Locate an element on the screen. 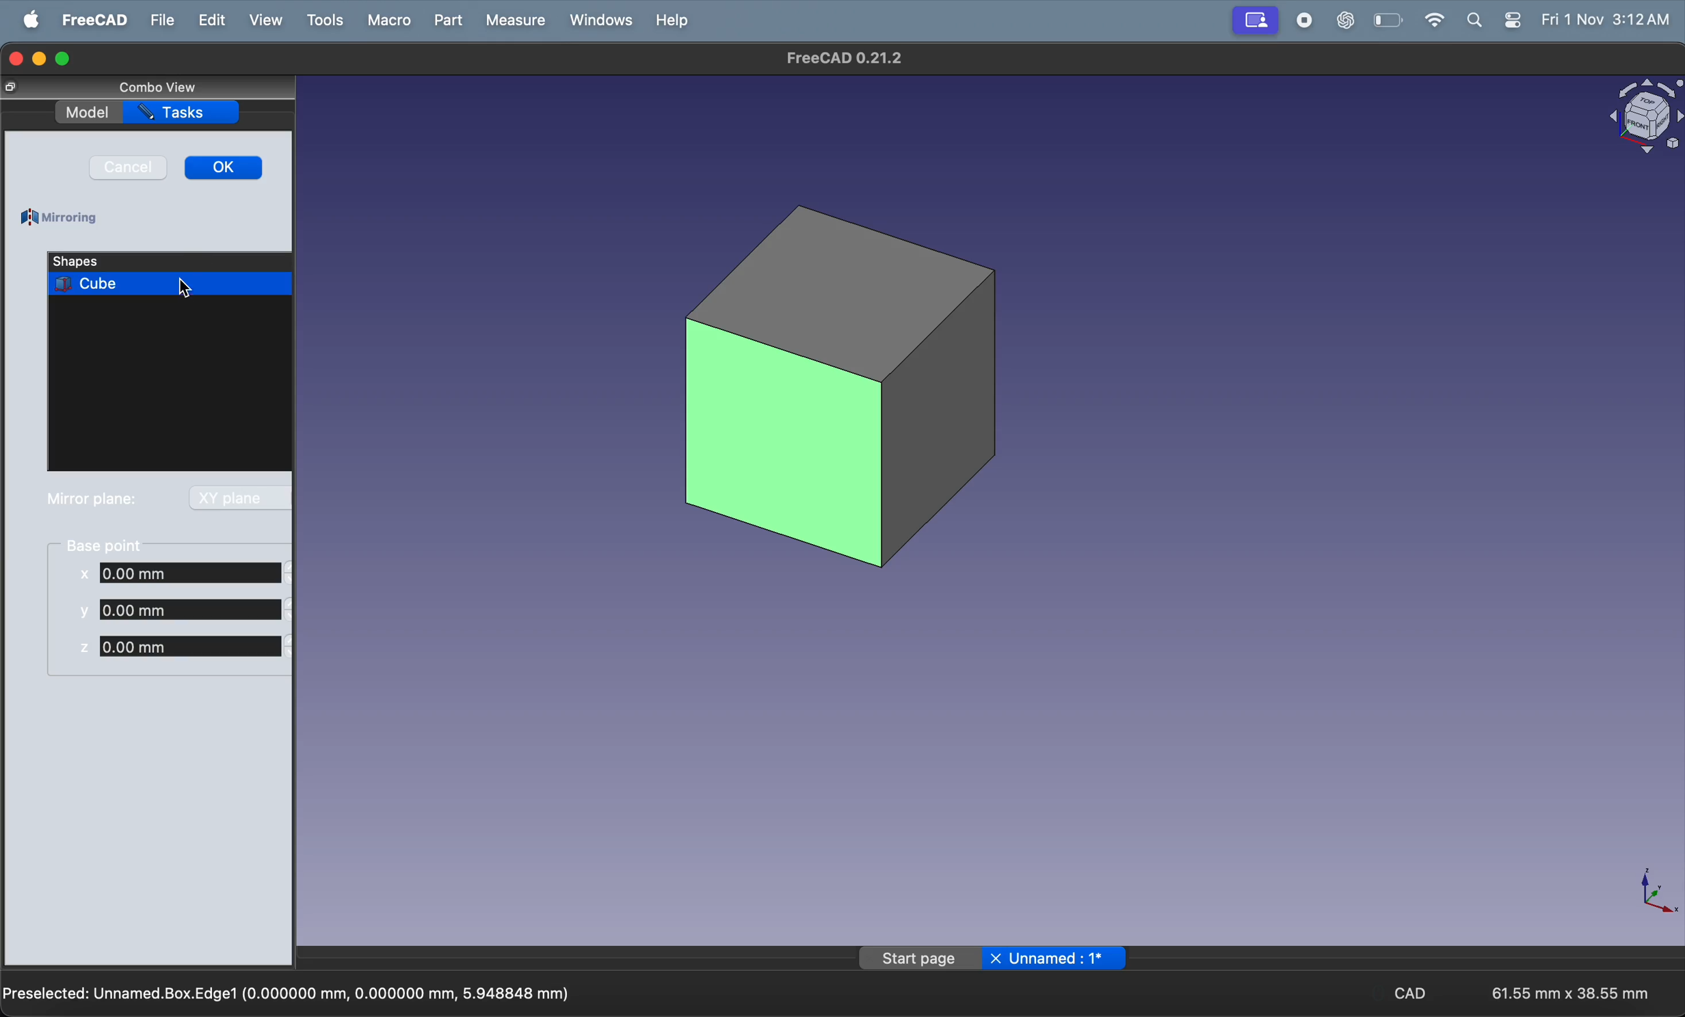  model is located at coordinates (87, 113).